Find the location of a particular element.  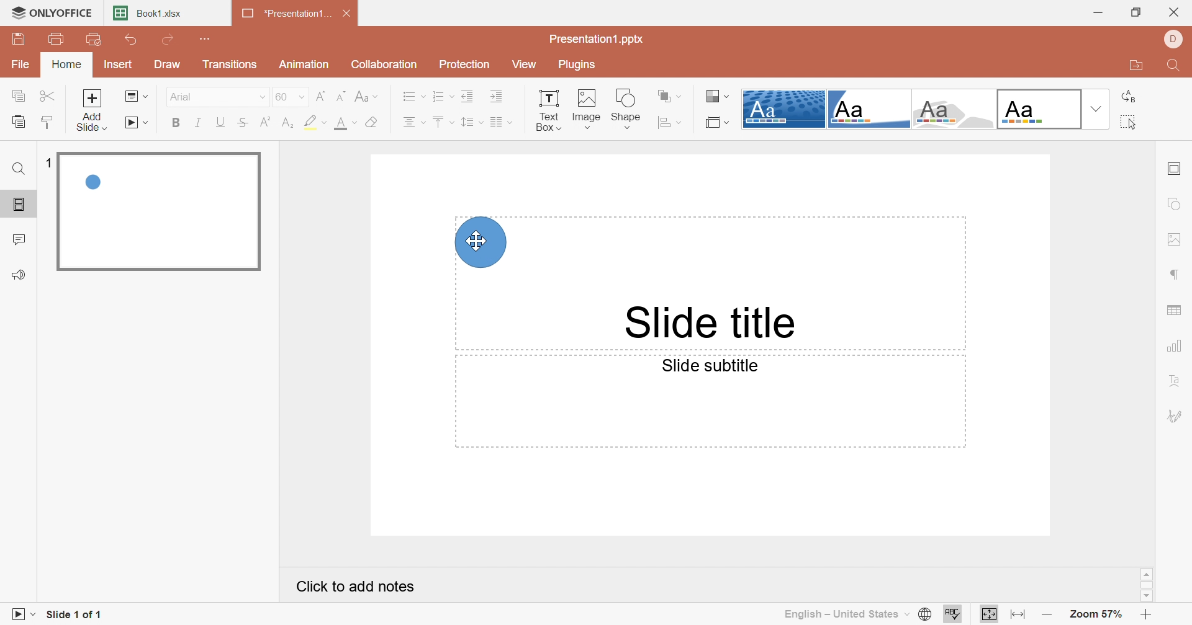

Italic is located at coordinates (199, 124).